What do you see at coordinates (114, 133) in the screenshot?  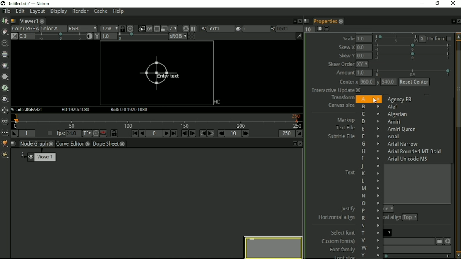 I see `Synchronize timeline frame` at bounding box center [114, 133].